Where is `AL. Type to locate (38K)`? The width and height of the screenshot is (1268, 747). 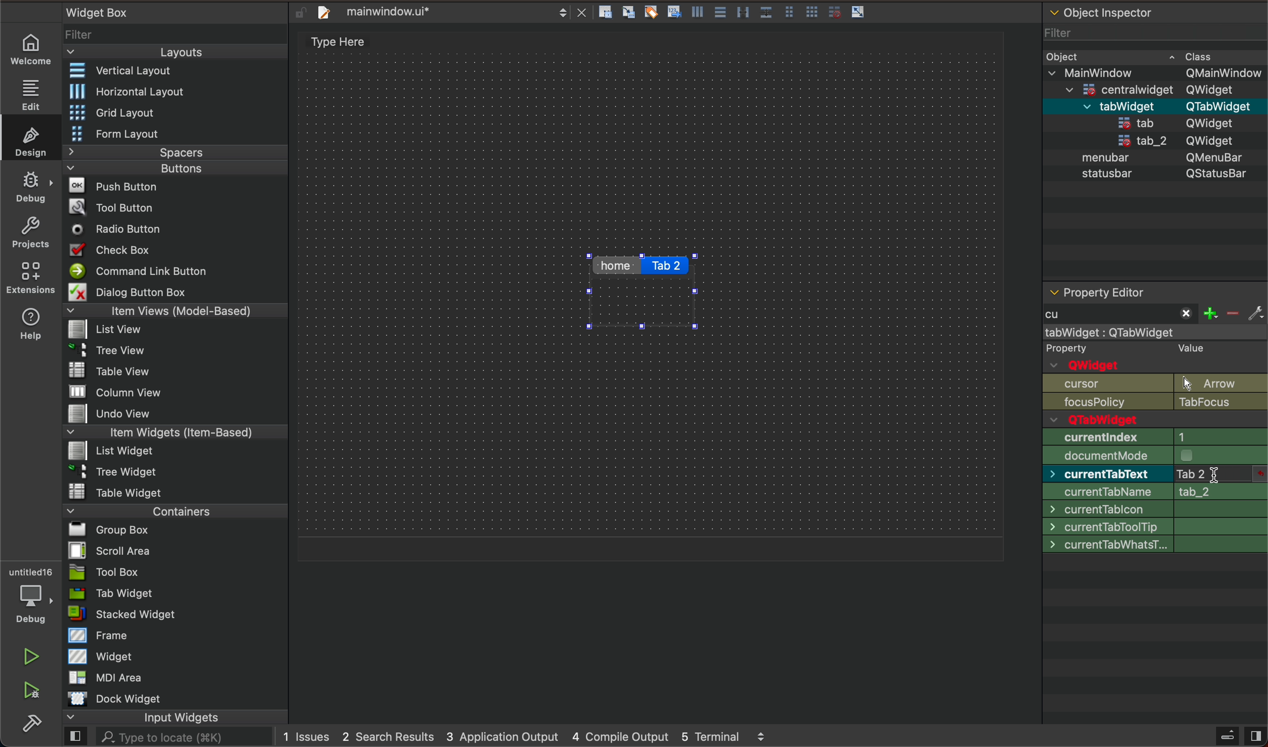 AL. Type to locate (38K) is located at coordinates (174, 738).